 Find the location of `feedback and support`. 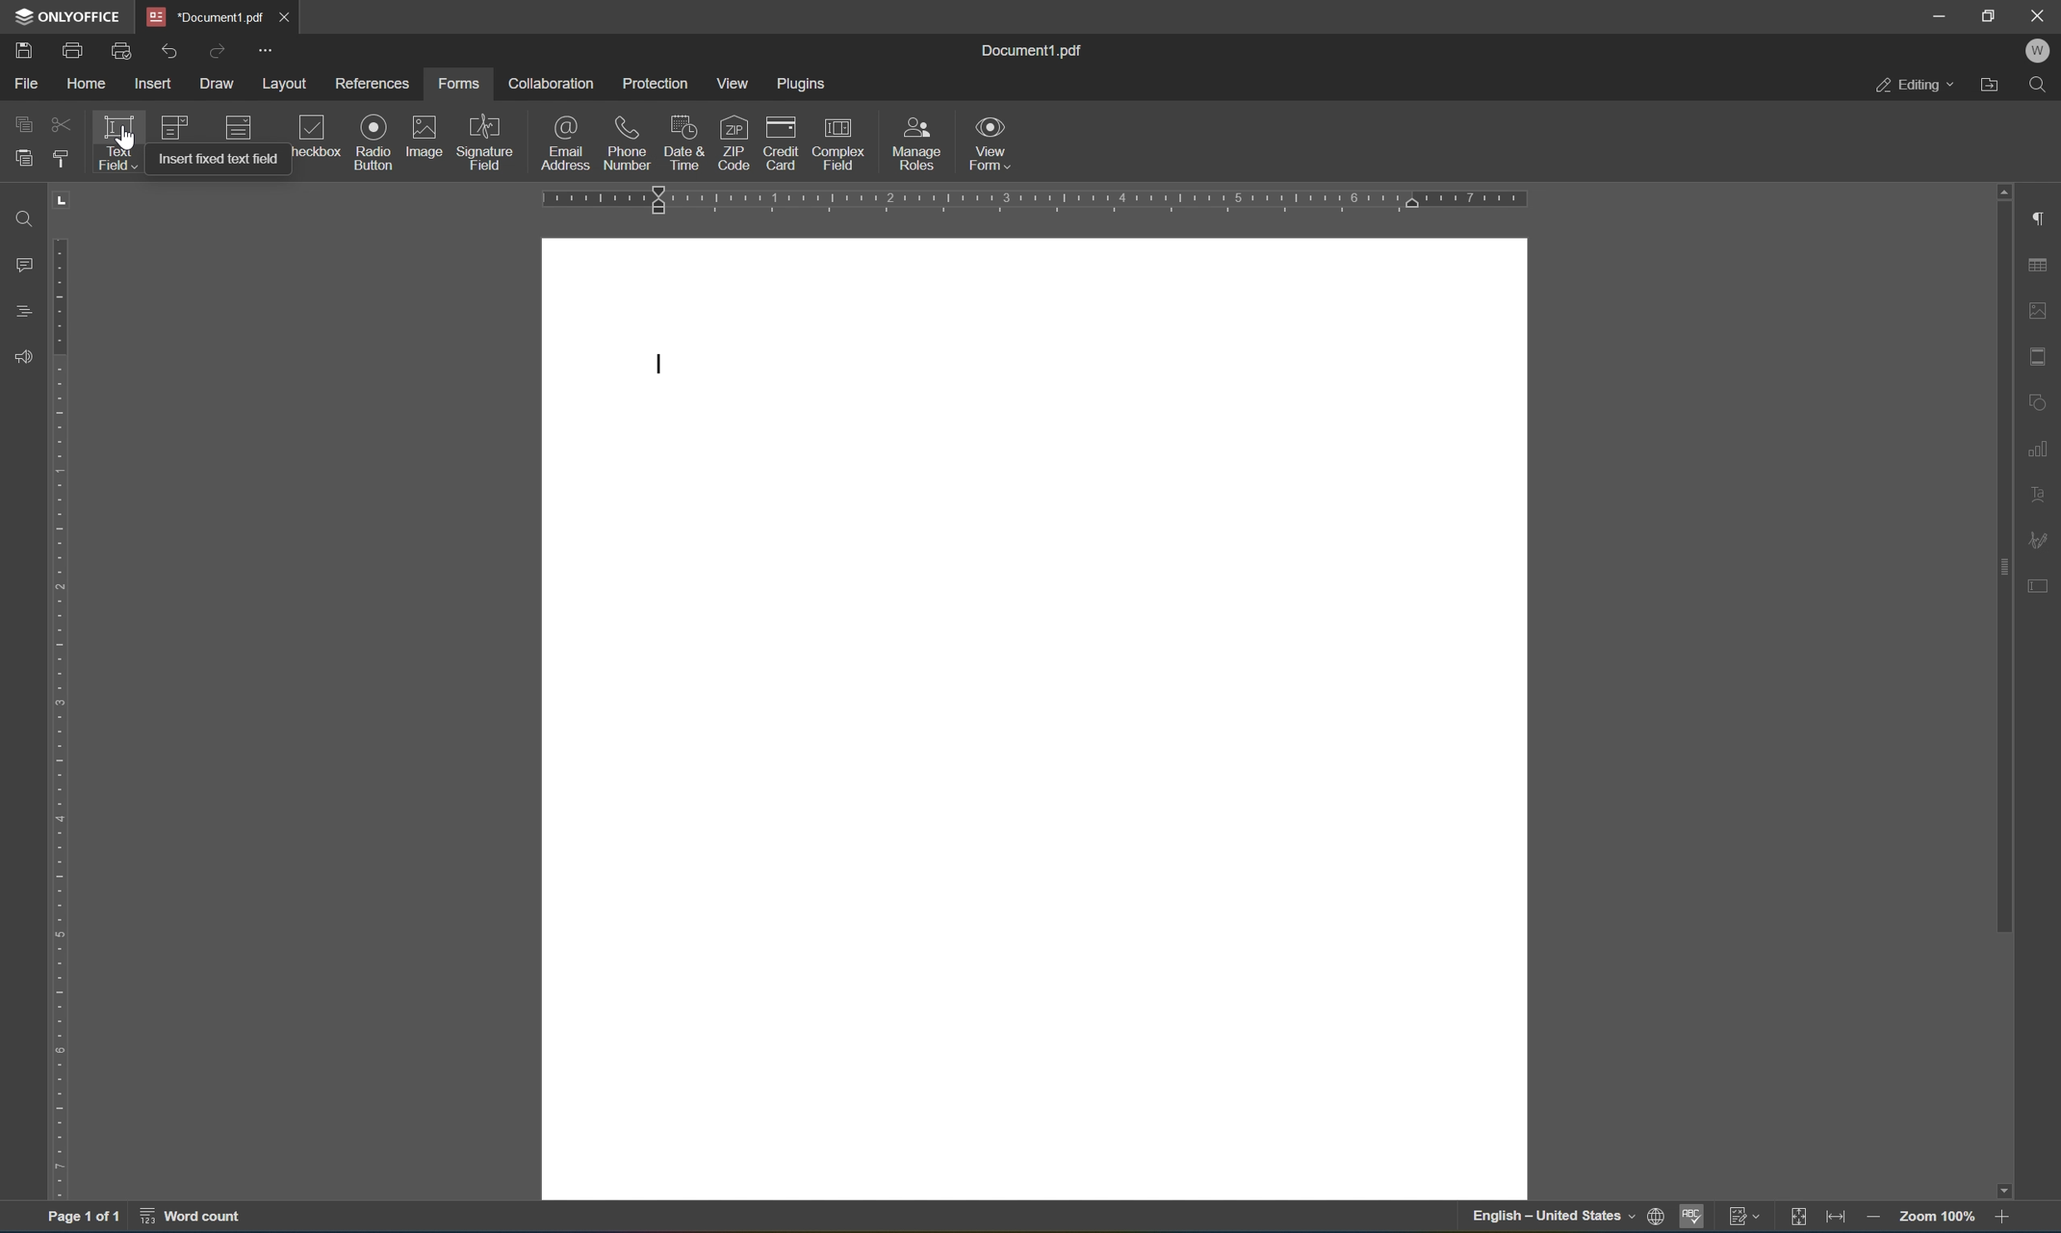

feedback and support is located at coordinates (23, 358).